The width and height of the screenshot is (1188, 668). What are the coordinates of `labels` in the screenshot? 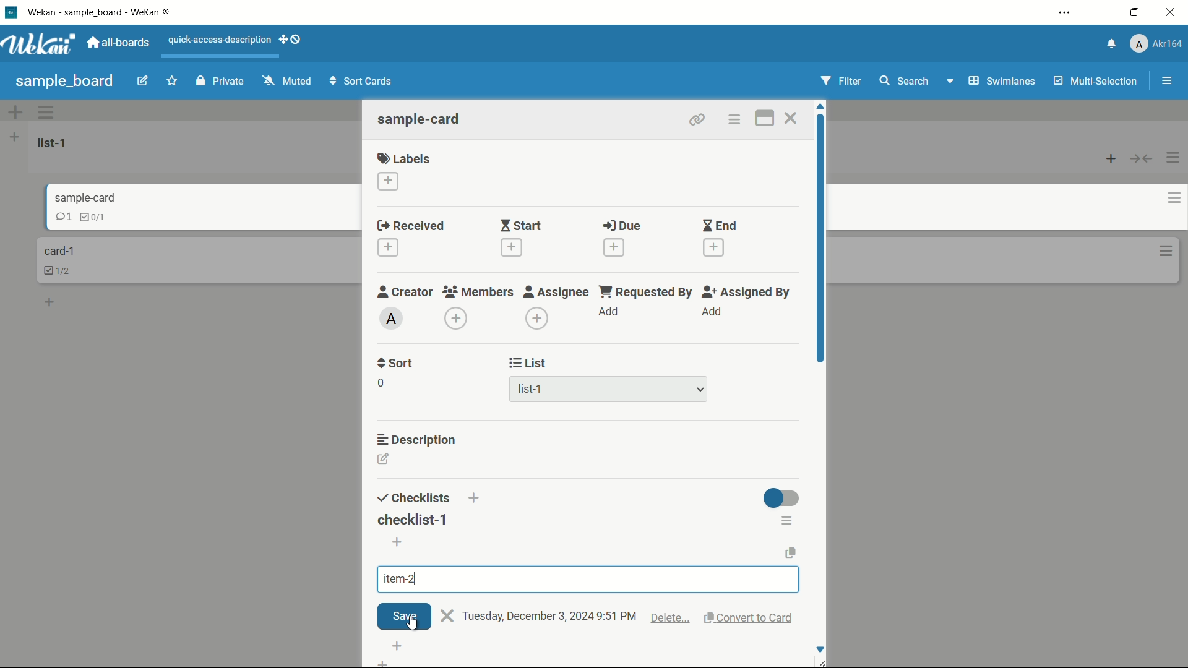 It's located at (404, 158).